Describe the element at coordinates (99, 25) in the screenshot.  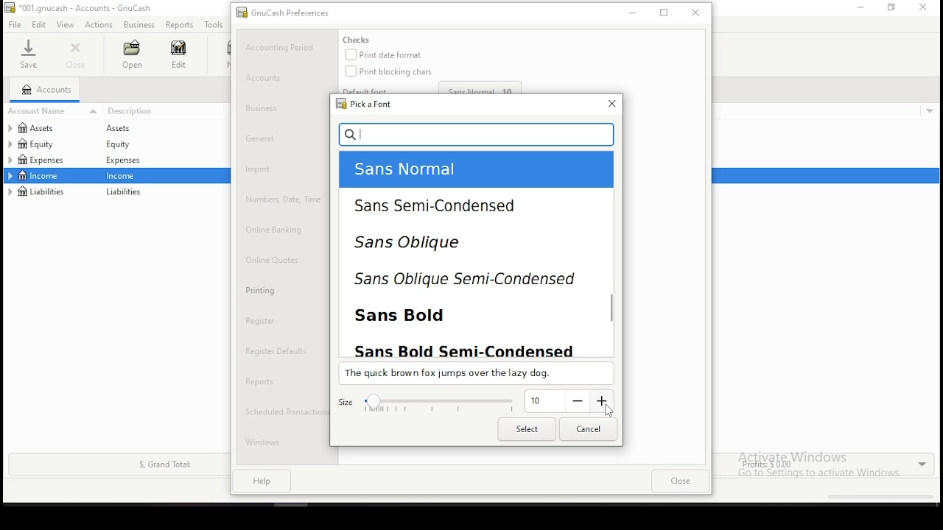
I see `actions` at that location.